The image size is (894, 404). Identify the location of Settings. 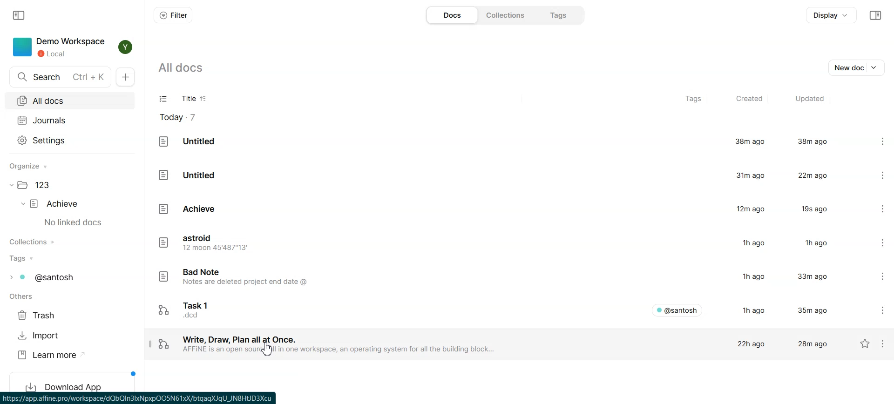
(875, 309).